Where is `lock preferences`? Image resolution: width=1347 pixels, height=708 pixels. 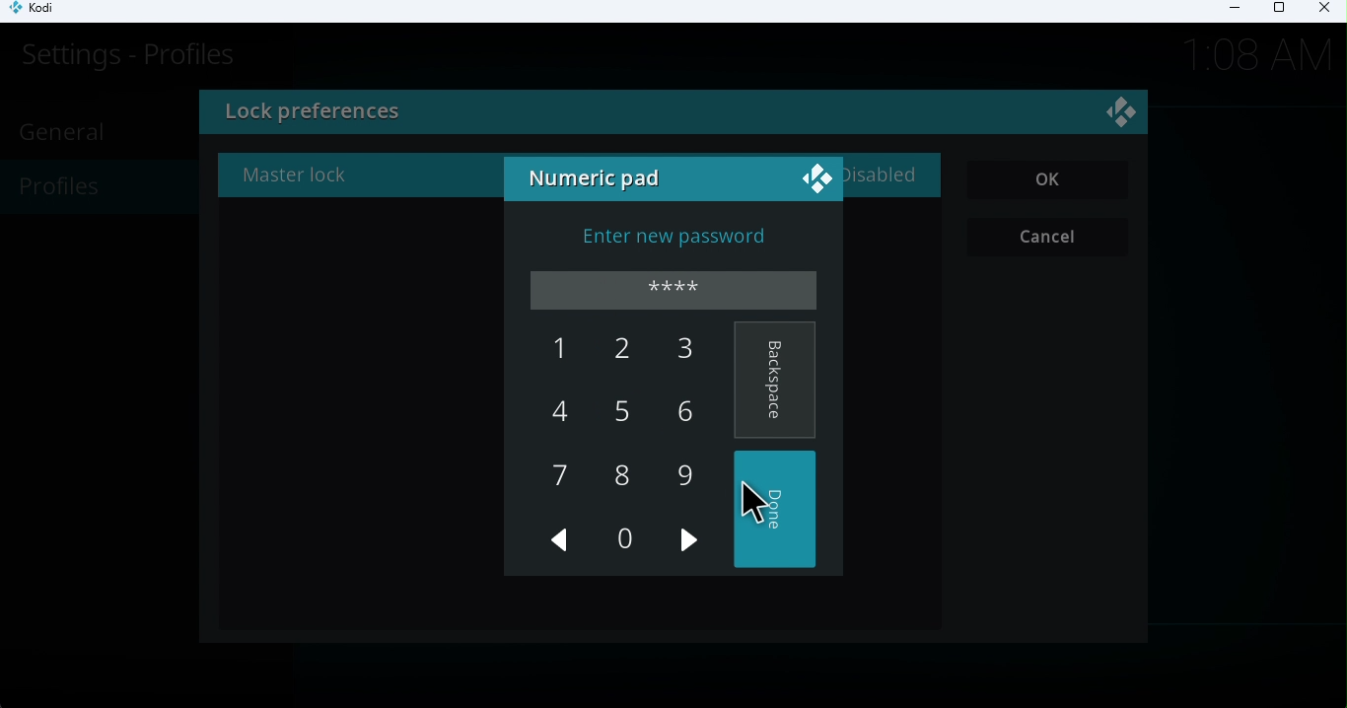 lock preferences is located at coordinates (463, 114).